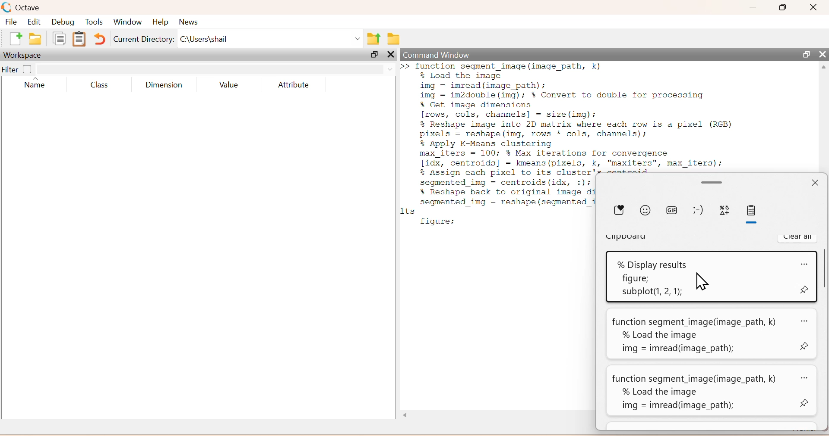  Describe the element at coordinates (409, 415) in the screenshot. I see `` at that location.